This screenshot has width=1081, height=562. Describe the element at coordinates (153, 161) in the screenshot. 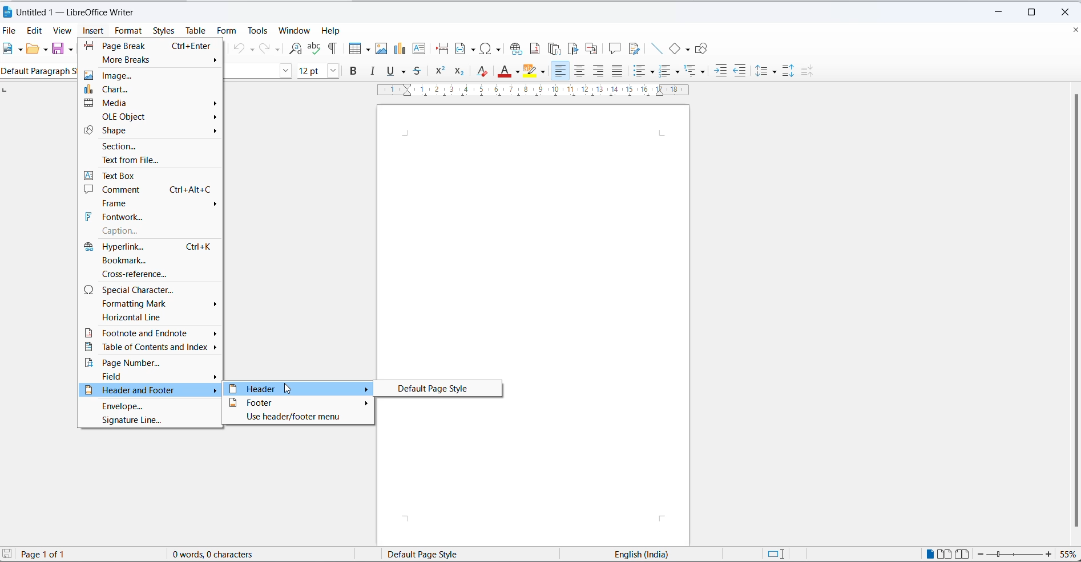

I see `text from file` at that location.